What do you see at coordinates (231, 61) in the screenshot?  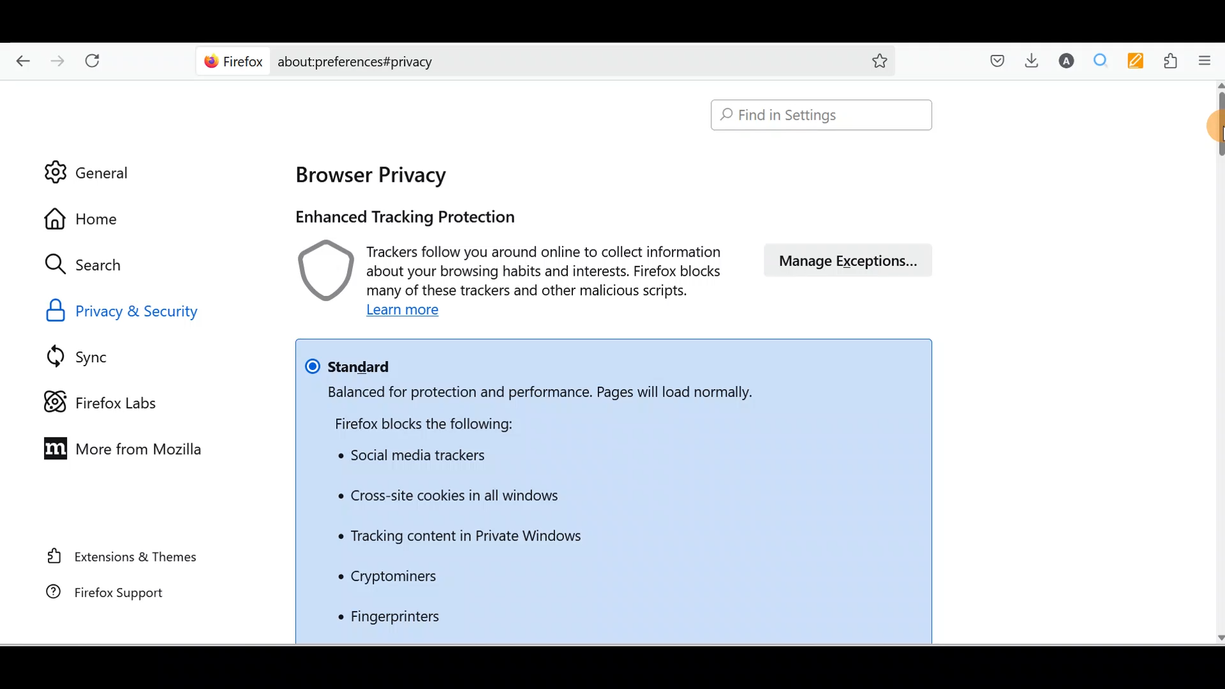 I see ` Firefox logo` at bounding box center [231, 61].